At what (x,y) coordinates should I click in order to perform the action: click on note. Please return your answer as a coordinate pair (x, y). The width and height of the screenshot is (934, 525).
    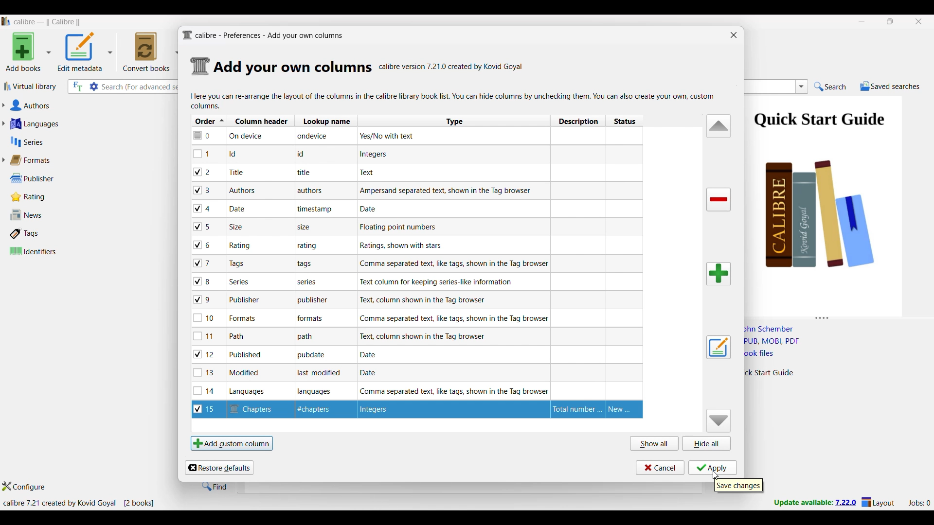
    Looking at the image, I should click on (312, 191).